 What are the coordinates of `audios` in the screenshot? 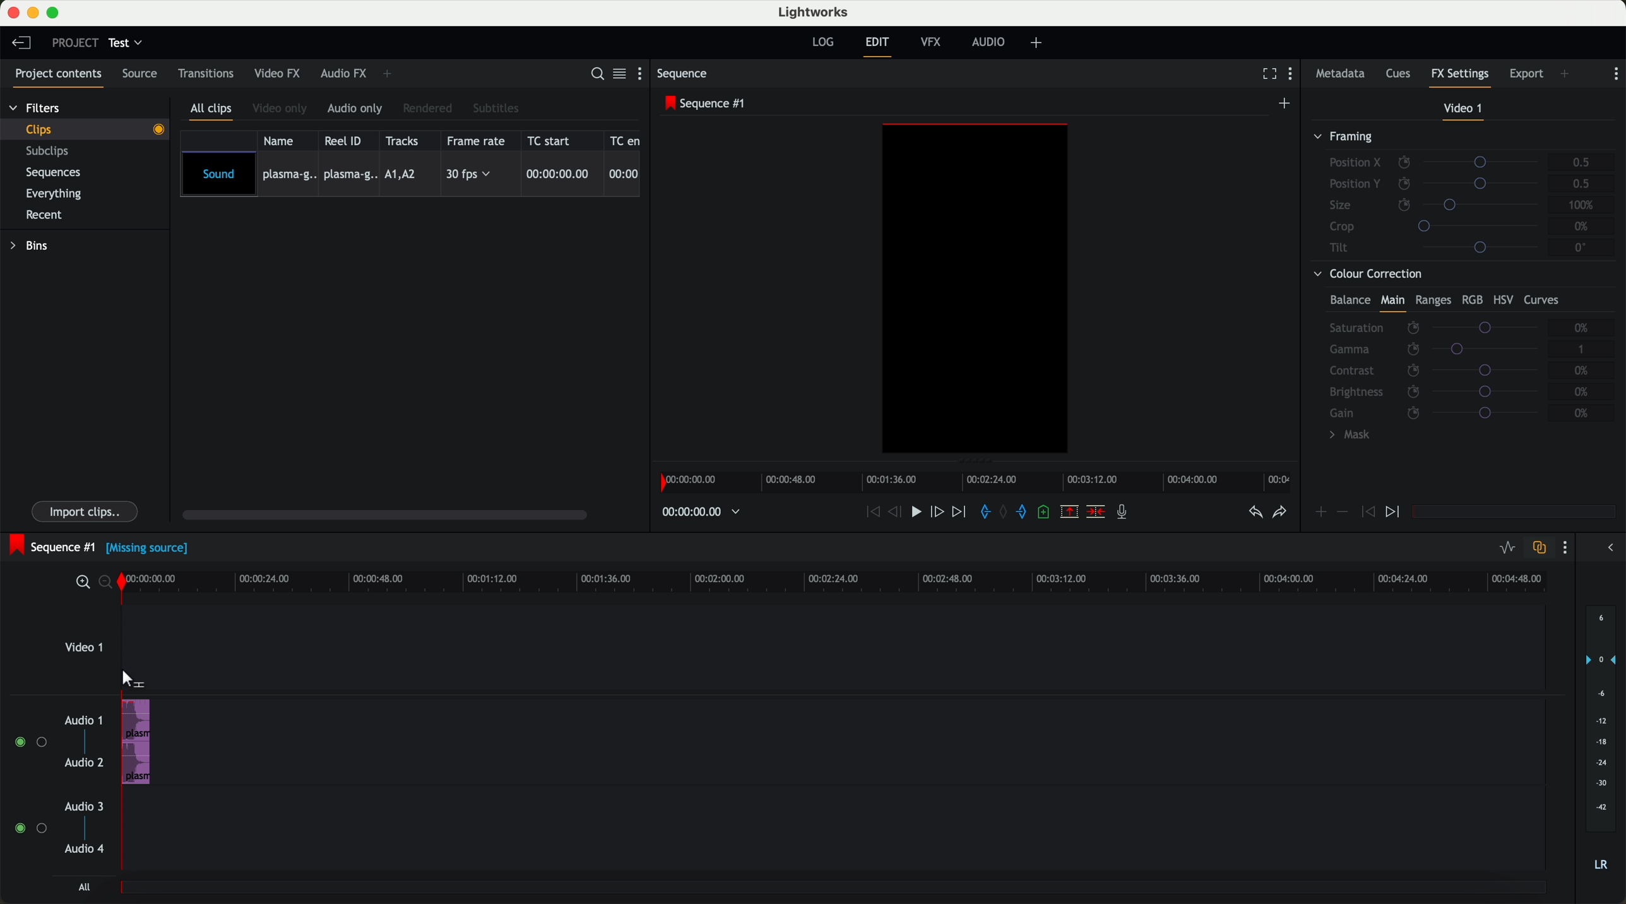 It's located at (56, 786).